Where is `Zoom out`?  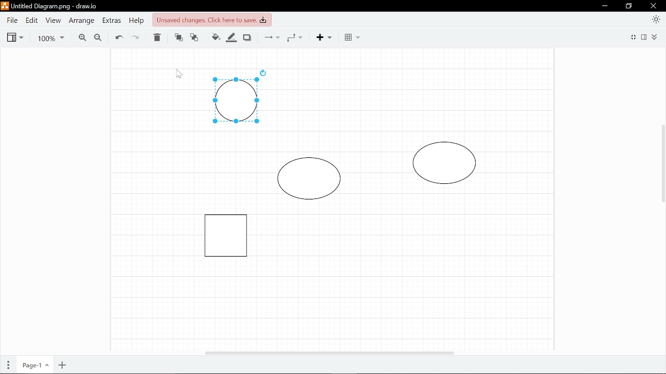
Zoom out is located at coordinates (97, 37).